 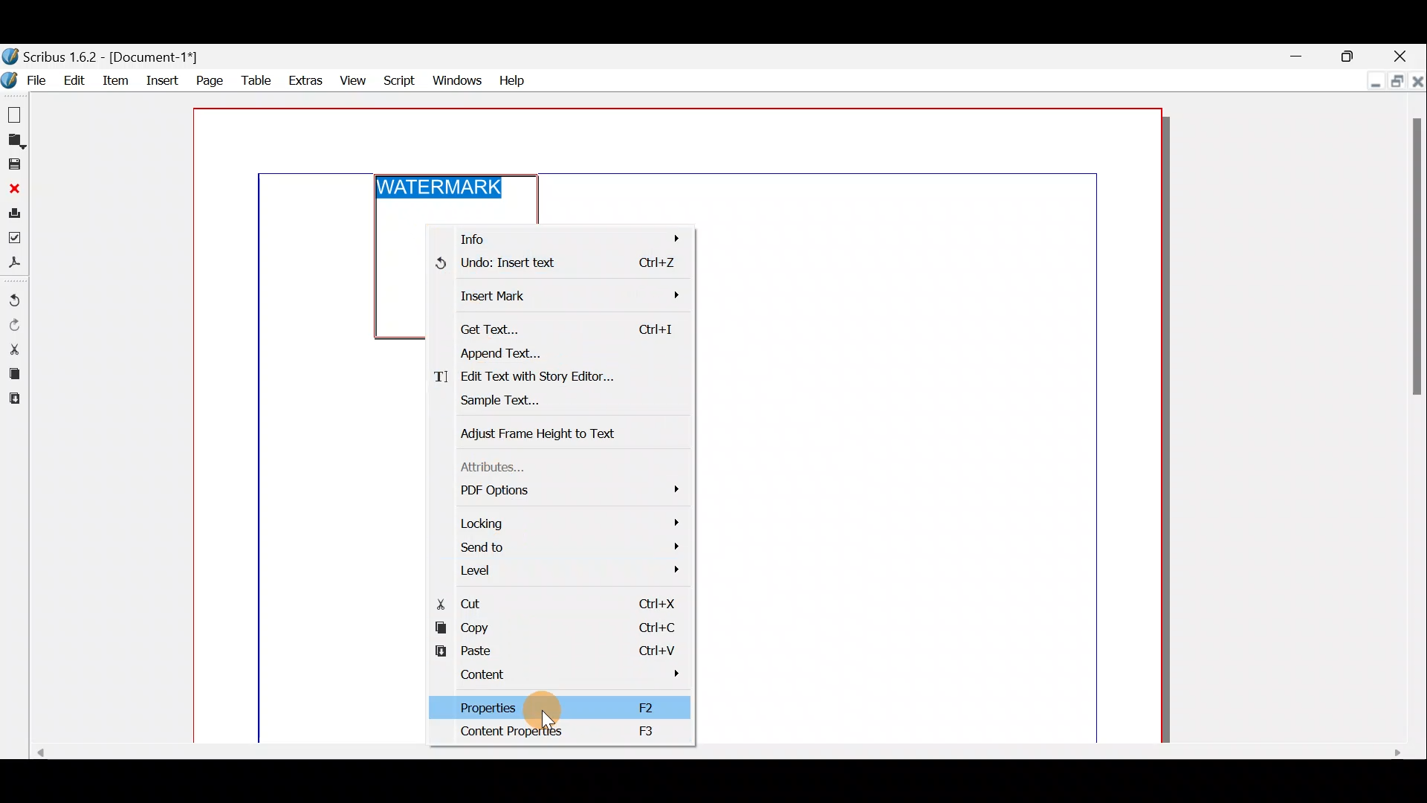 I want to click on WATERMARK, so click(x=443, y=187).